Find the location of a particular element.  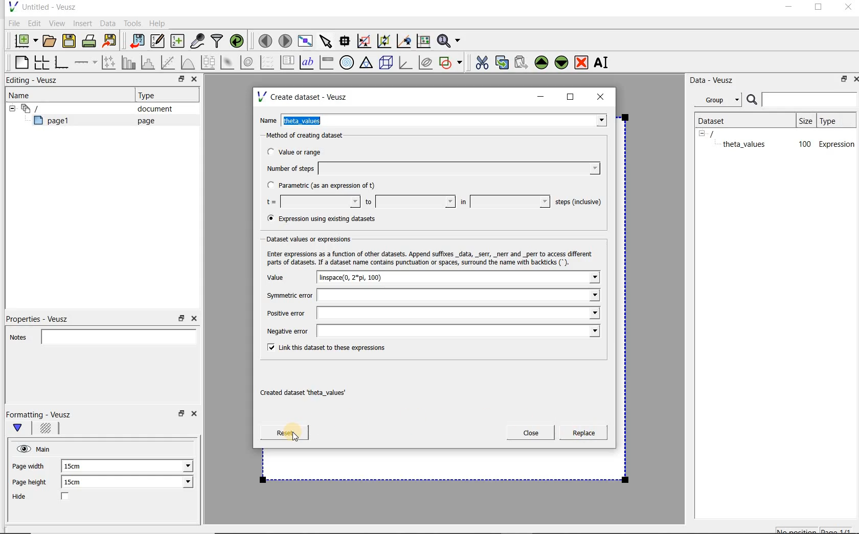

Created dataset ‘theta_values' is located at coordinates (305, 393).